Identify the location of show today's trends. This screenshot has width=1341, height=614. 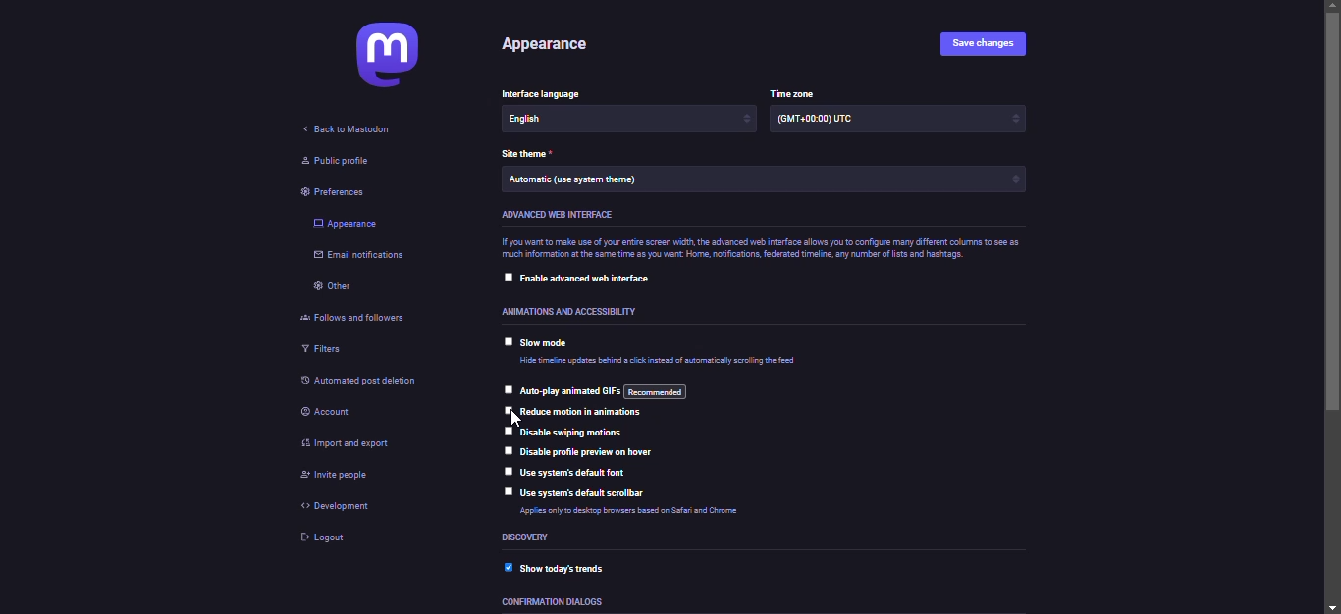
(563, 569).